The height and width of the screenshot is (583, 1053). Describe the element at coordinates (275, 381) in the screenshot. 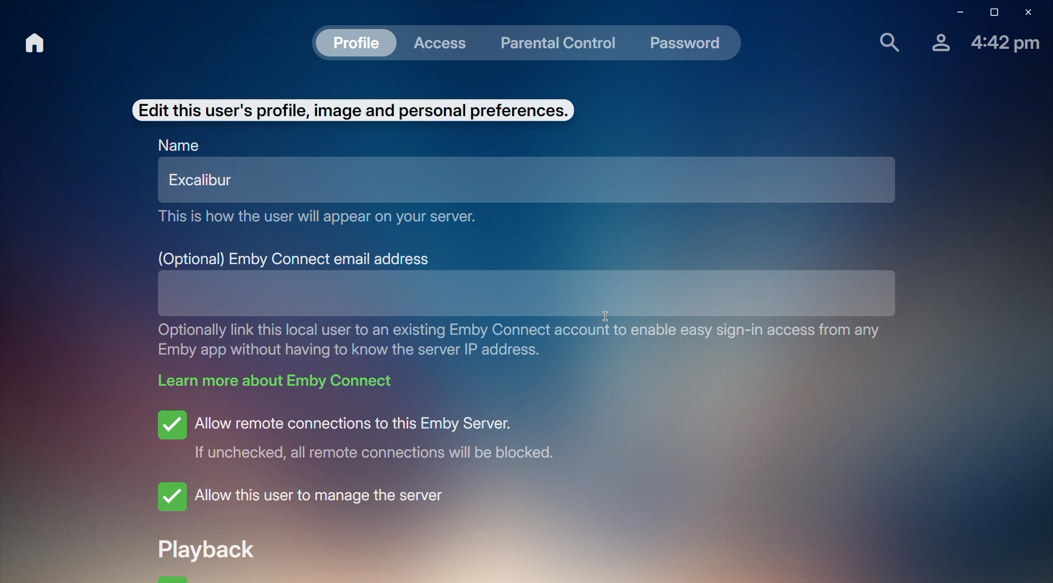

I see `Learn more about Emby Connect` at that location.